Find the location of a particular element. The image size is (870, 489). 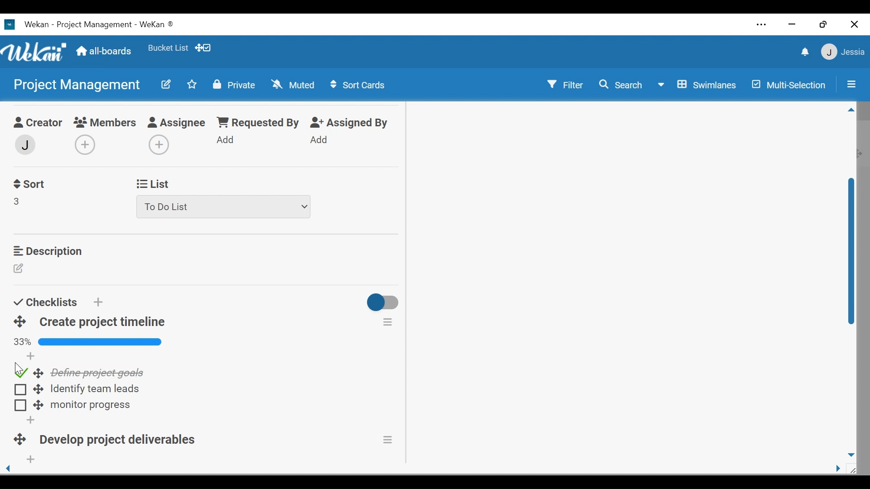

page up is located at coordinates (851, 111).